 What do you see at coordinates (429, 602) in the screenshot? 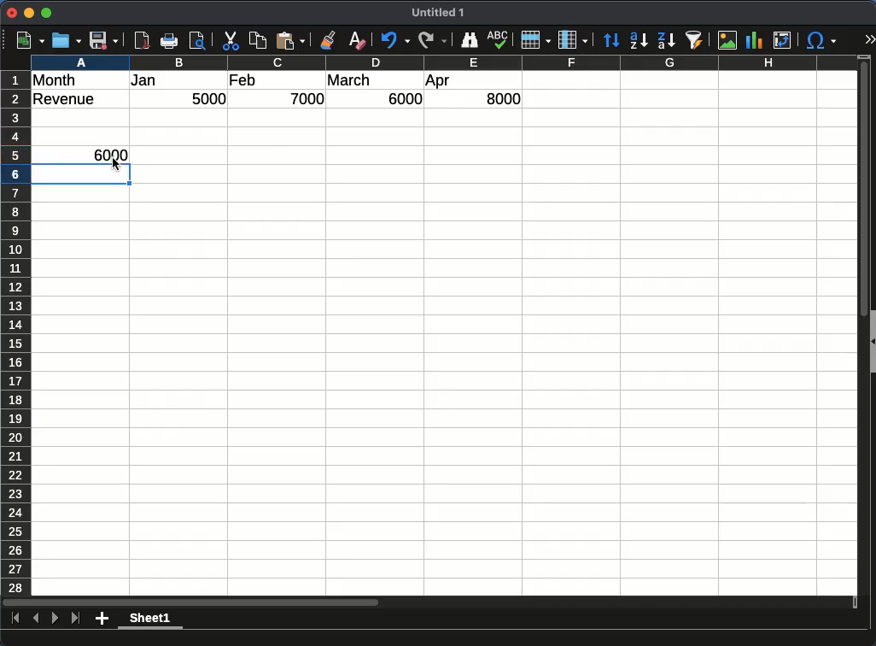
I see `Horizontal scroll` at bounding box center [429, 602].